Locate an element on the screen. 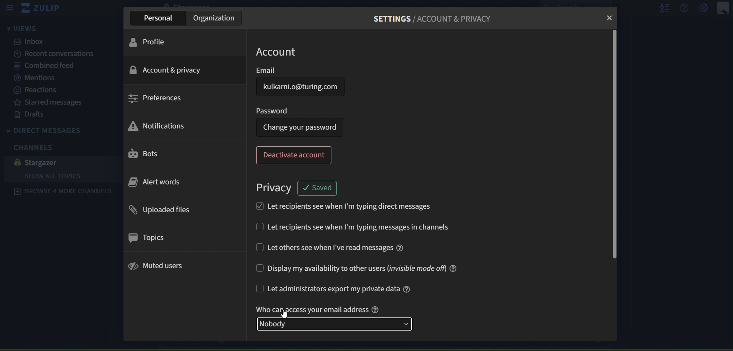 The width and height of the screenshot is (733, 351). privacy is located at coordinates (275, 188).